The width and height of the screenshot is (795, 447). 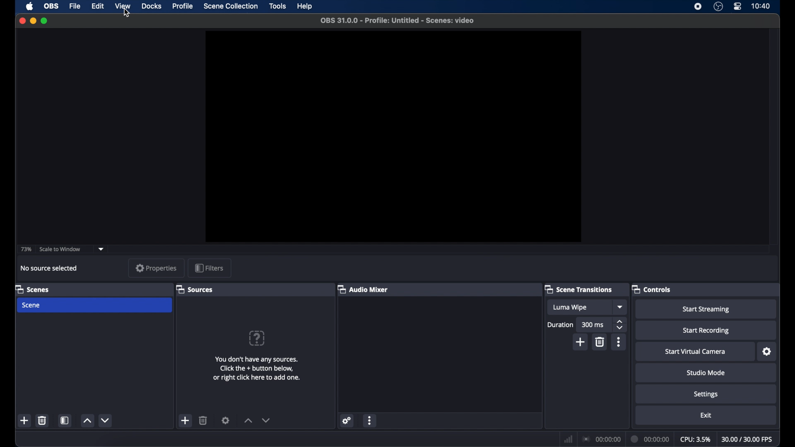 What do you see at coordinates (154, 268) in the screenshot?
I see `properties` at bounding box center [154, 268].